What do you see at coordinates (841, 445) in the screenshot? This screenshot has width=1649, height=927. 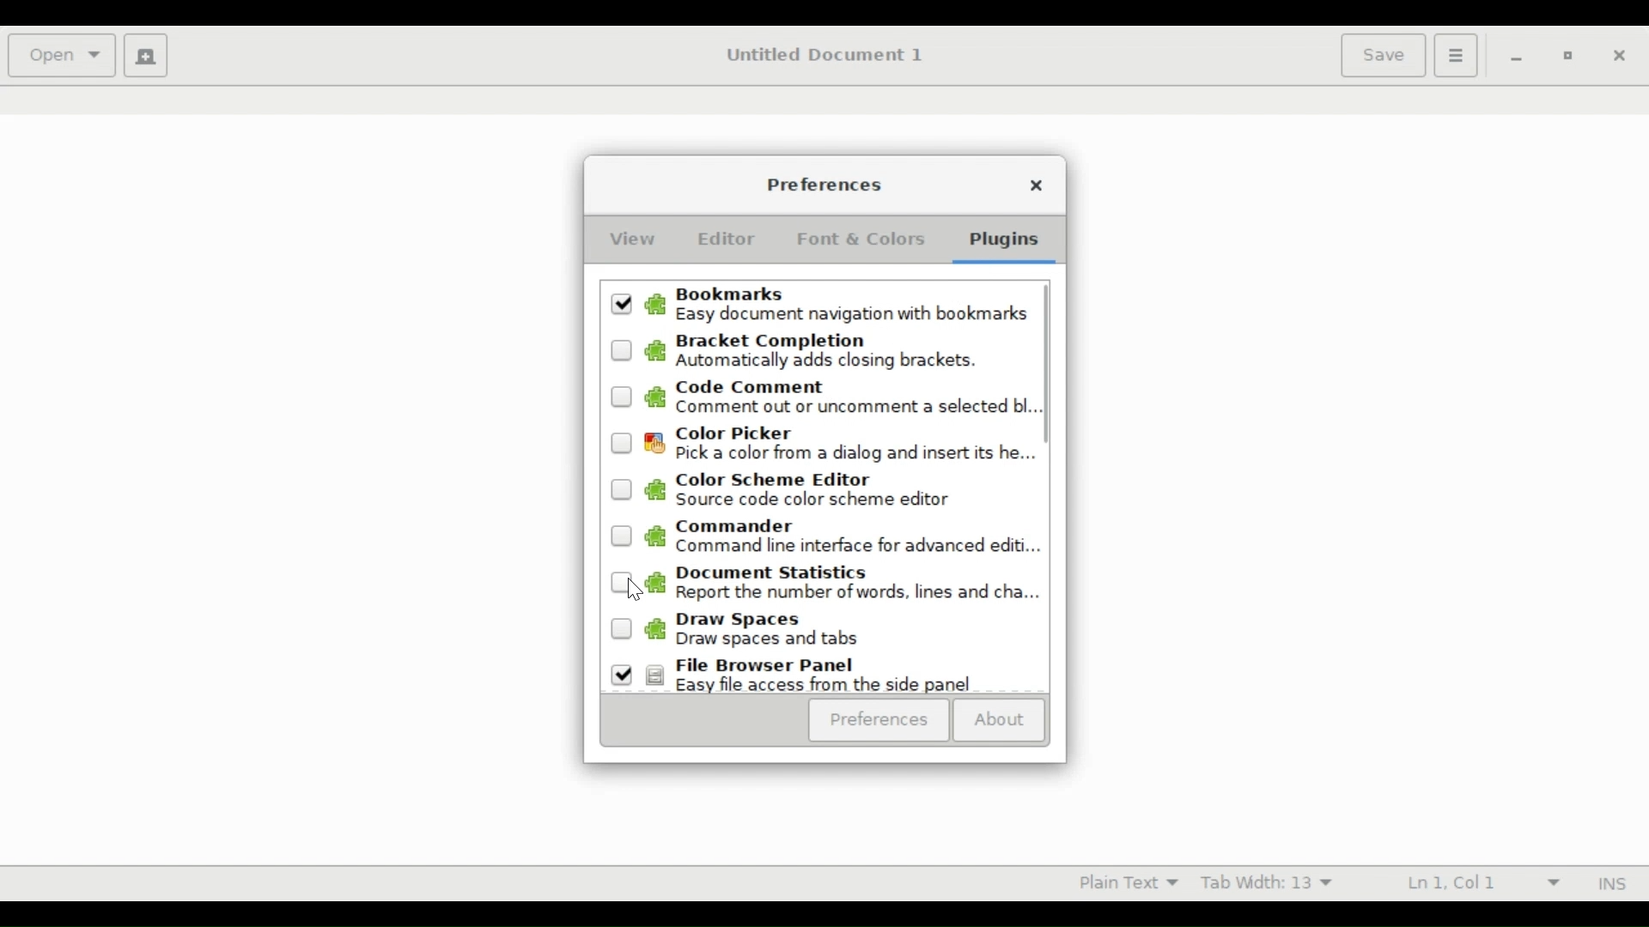 I see `(Un)select color picker. Pick color from dialog and insert its he..` at bounding box center [841, 445].